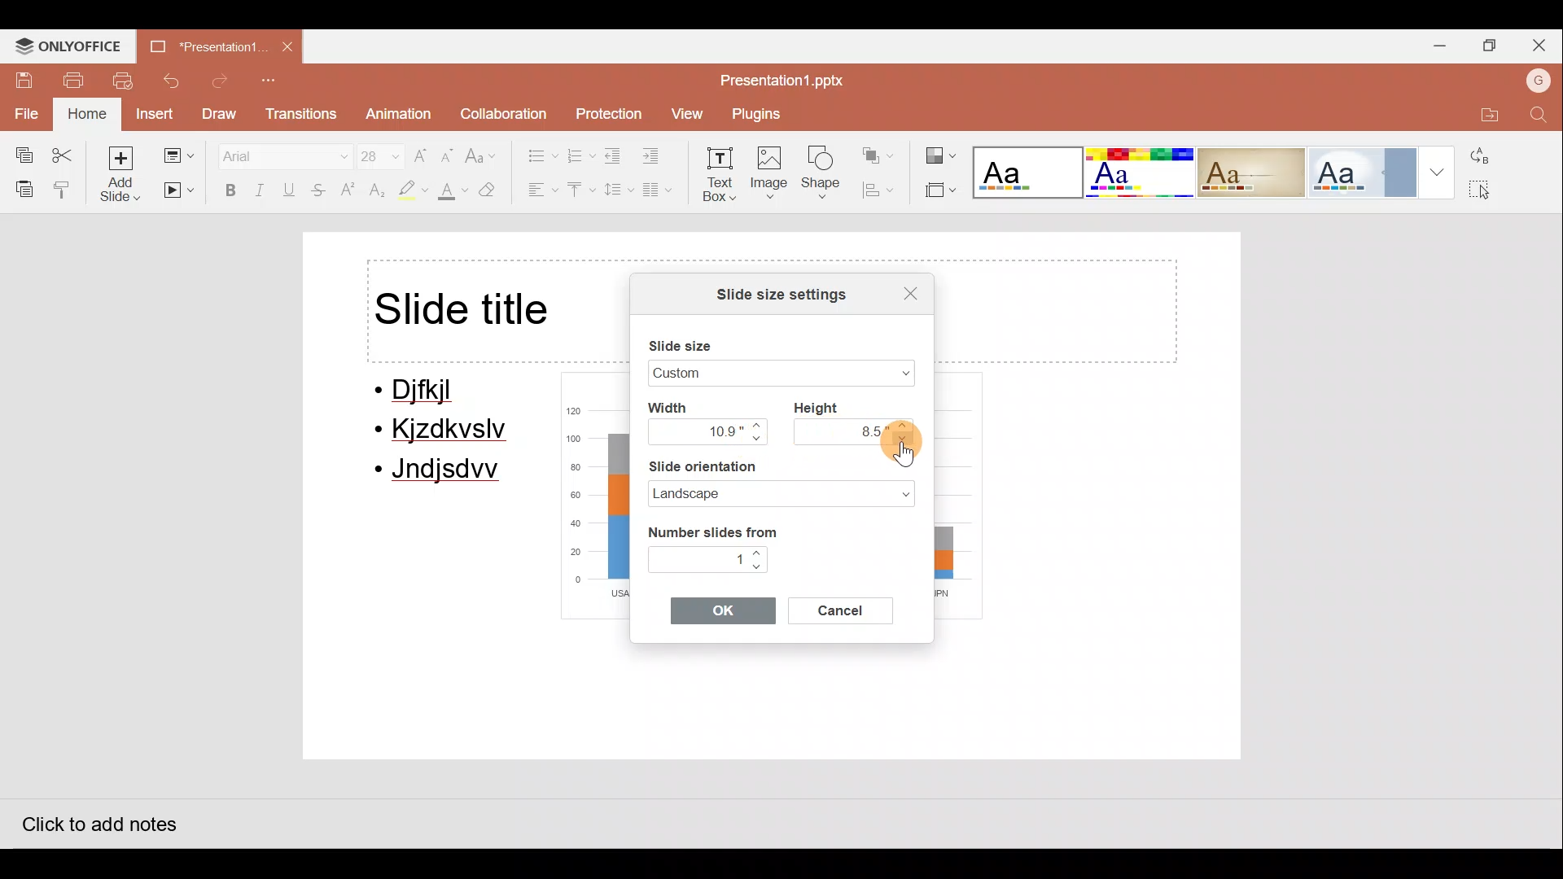 This screenshot has width=1563, height=879. Describe the element at coordinates (450, 194) in the screenshot. I see `Fill color` at that location.